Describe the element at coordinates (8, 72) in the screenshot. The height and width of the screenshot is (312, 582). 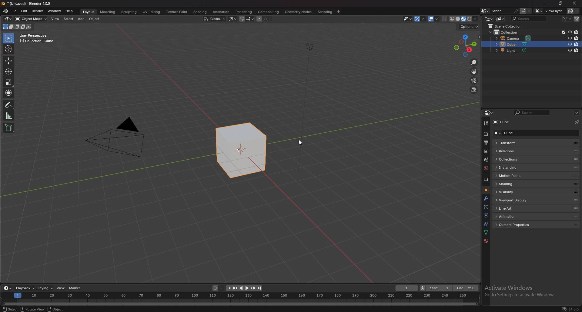
I see `rotate` at that location.